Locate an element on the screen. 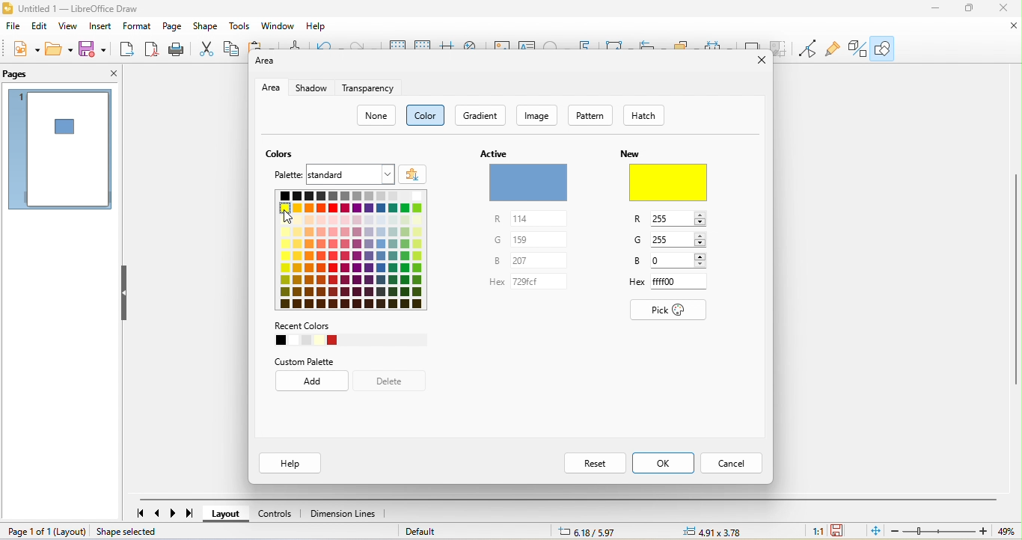 The image size is (1022, 540). area is located at coordinates (266, 64).